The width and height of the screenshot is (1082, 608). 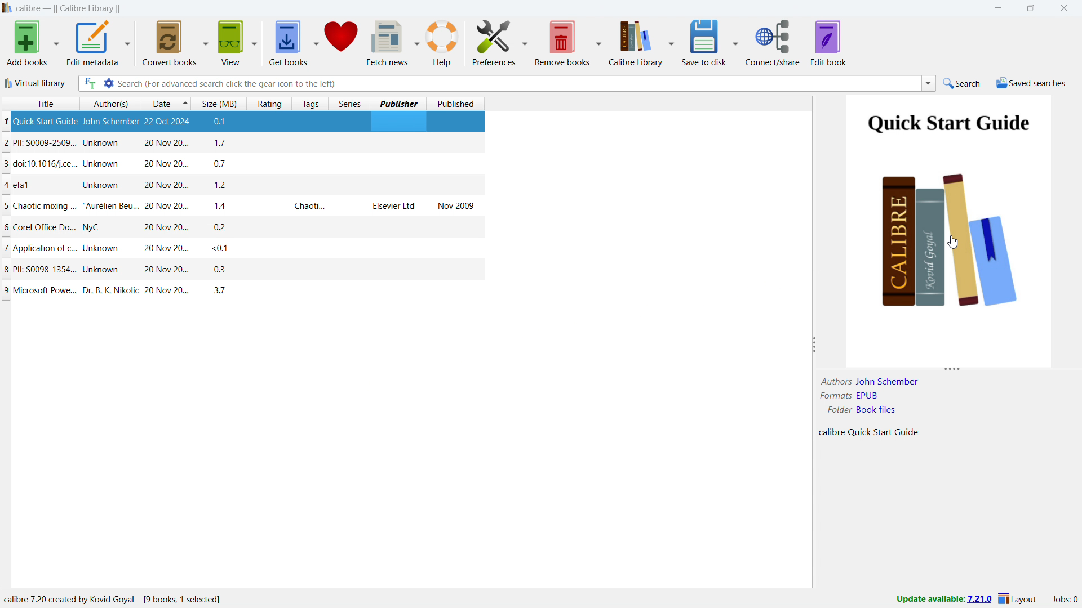 I want to click on Quick Start Guide, so click(x=884, y=432).